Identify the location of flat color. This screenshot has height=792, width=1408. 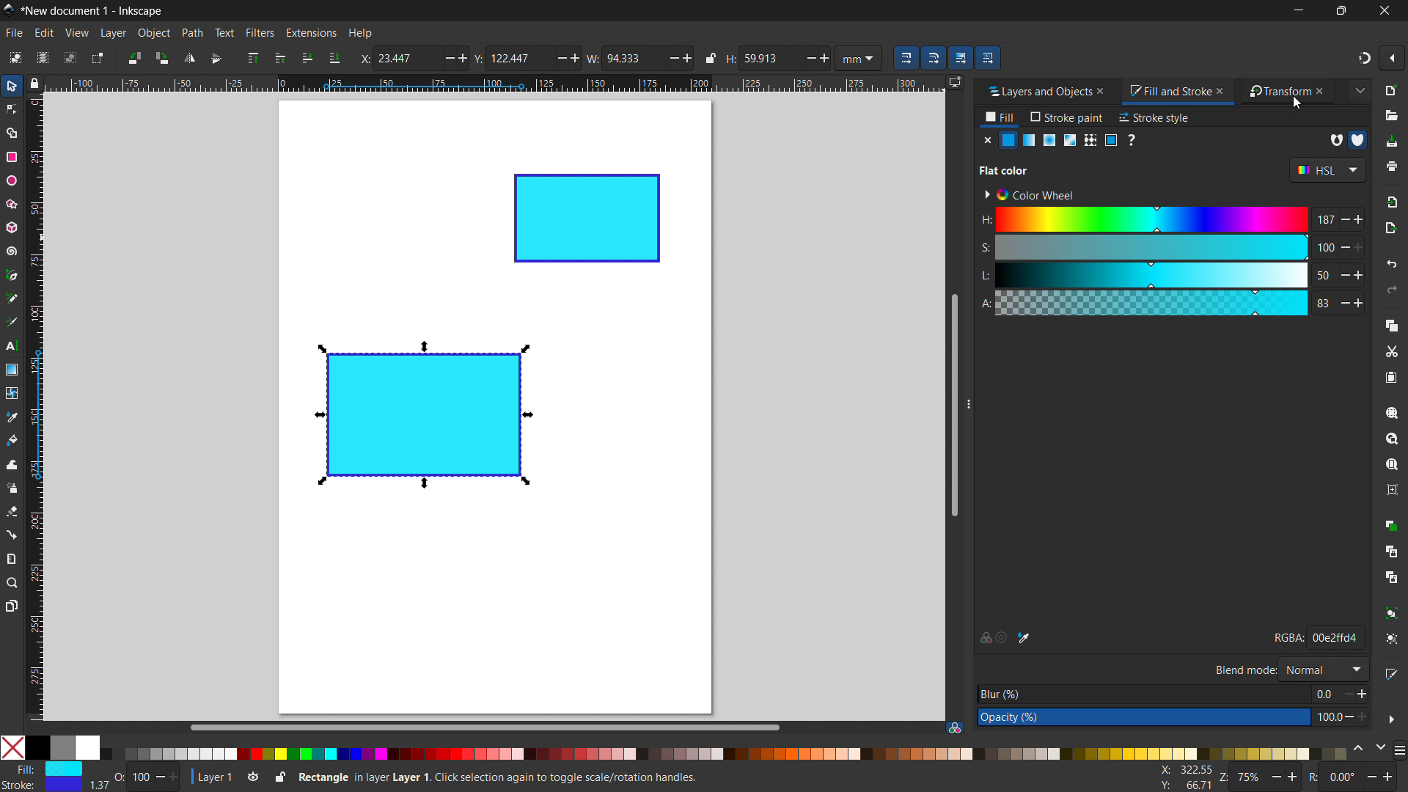
(1005, 170).